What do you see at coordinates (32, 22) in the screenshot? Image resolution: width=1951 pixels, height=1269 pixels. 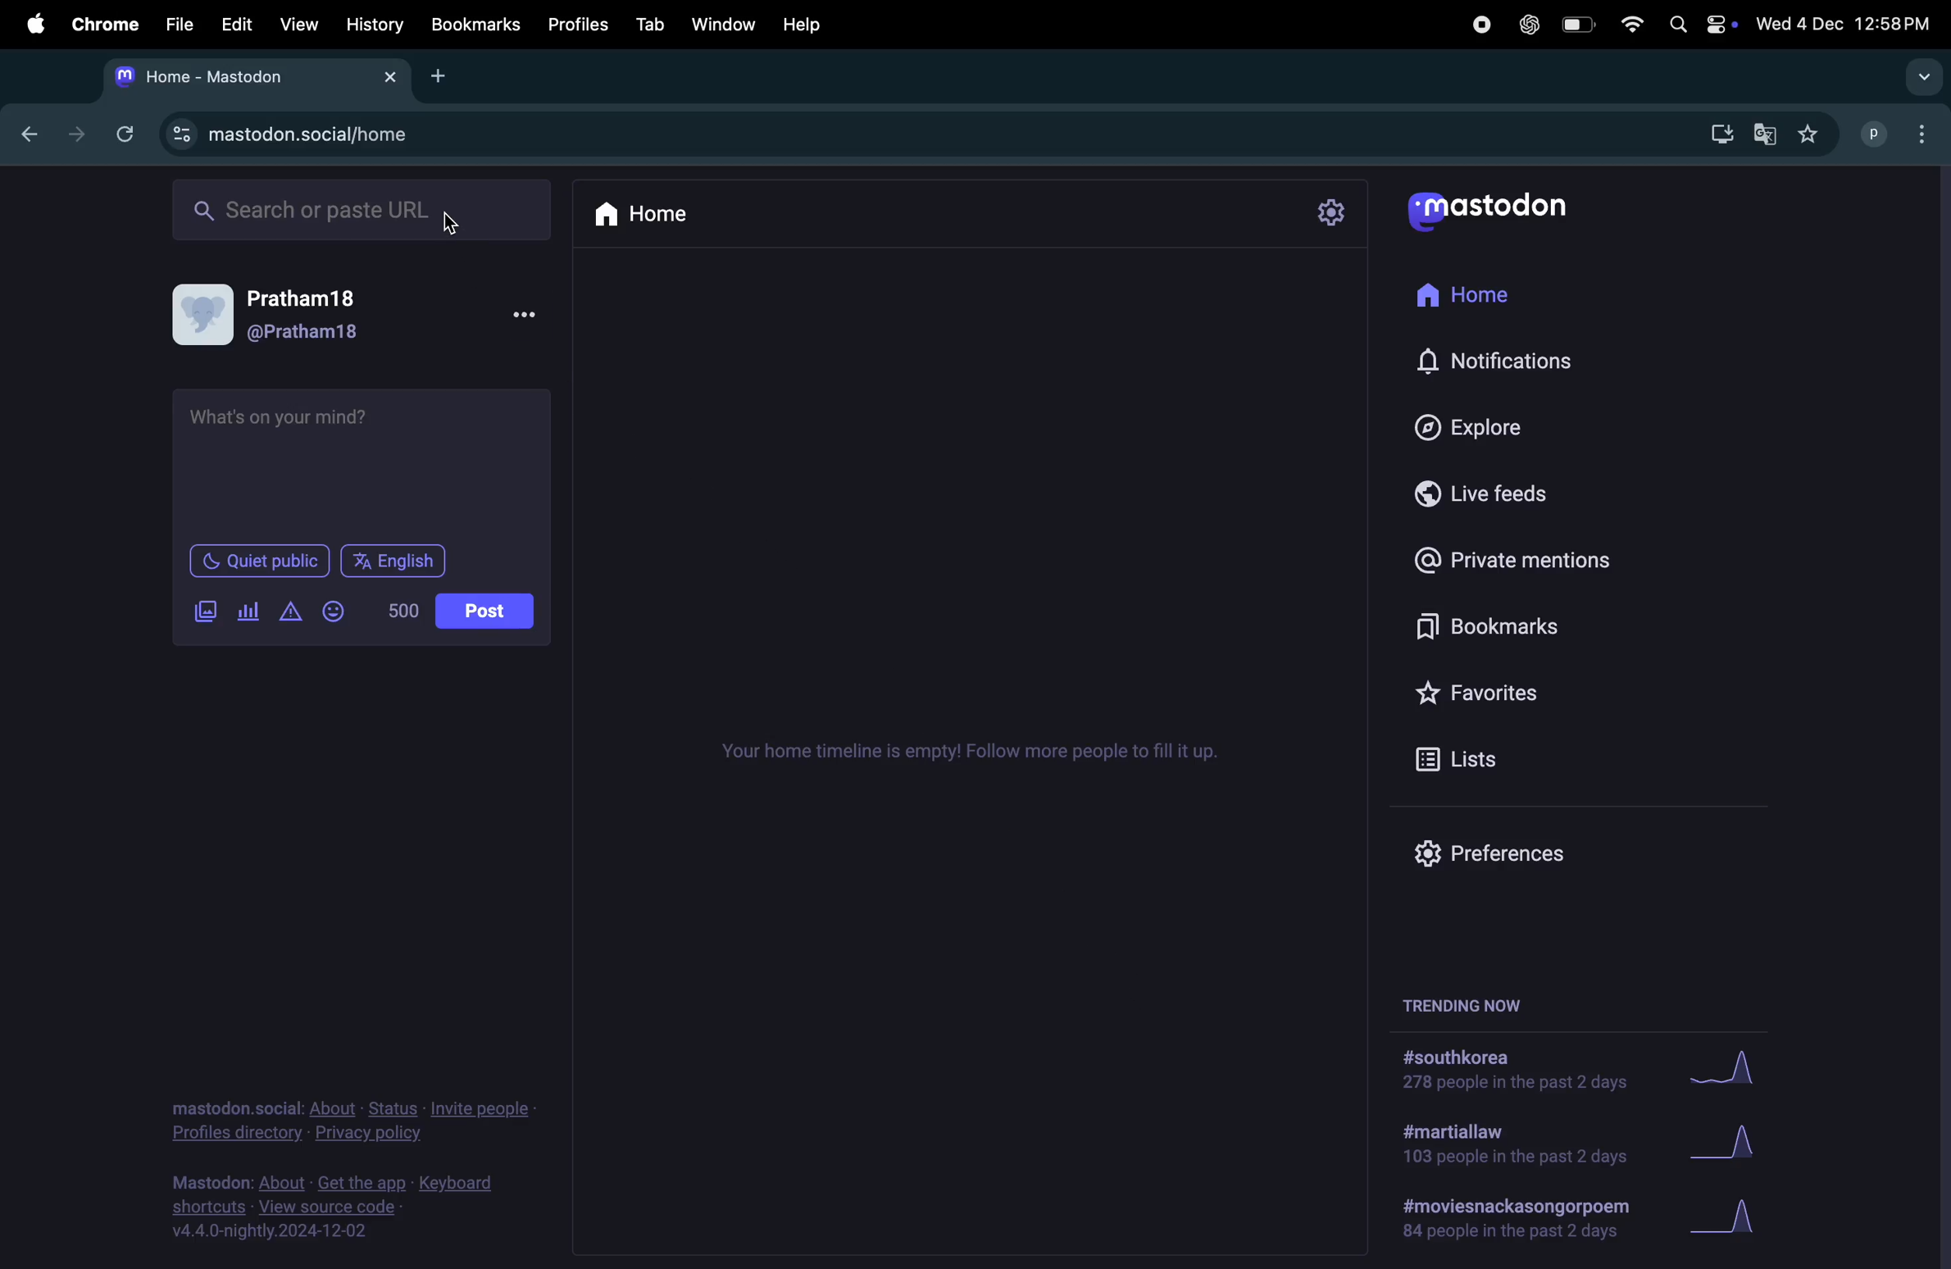 I see `apple enu` at bounding box center [32, 22].